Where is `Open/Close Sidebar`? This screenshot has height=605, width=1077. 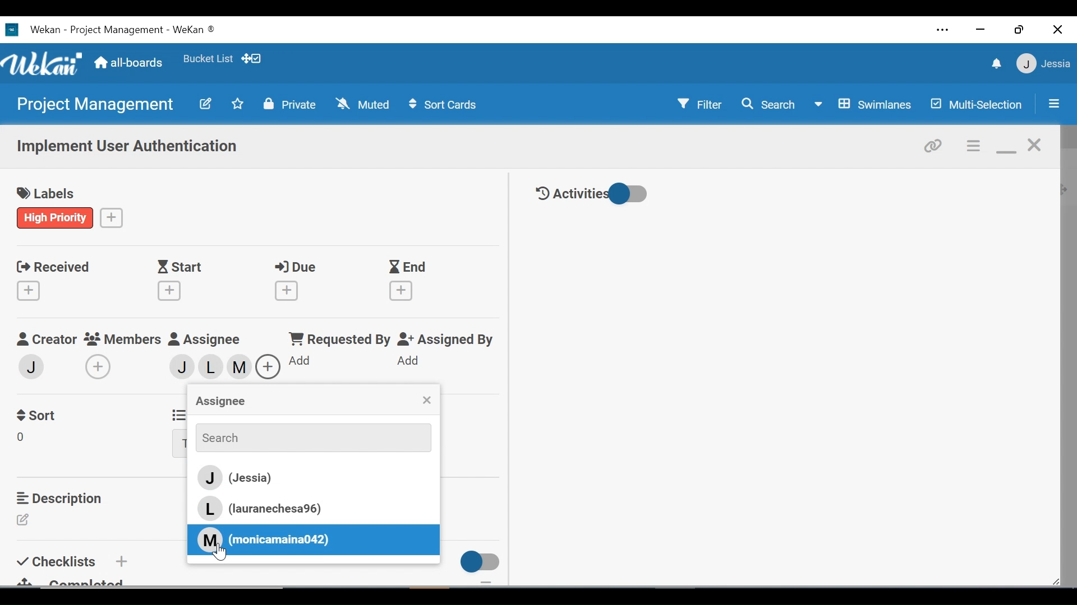 Open/Close Sidebar is located at coordinates (1053, 105).